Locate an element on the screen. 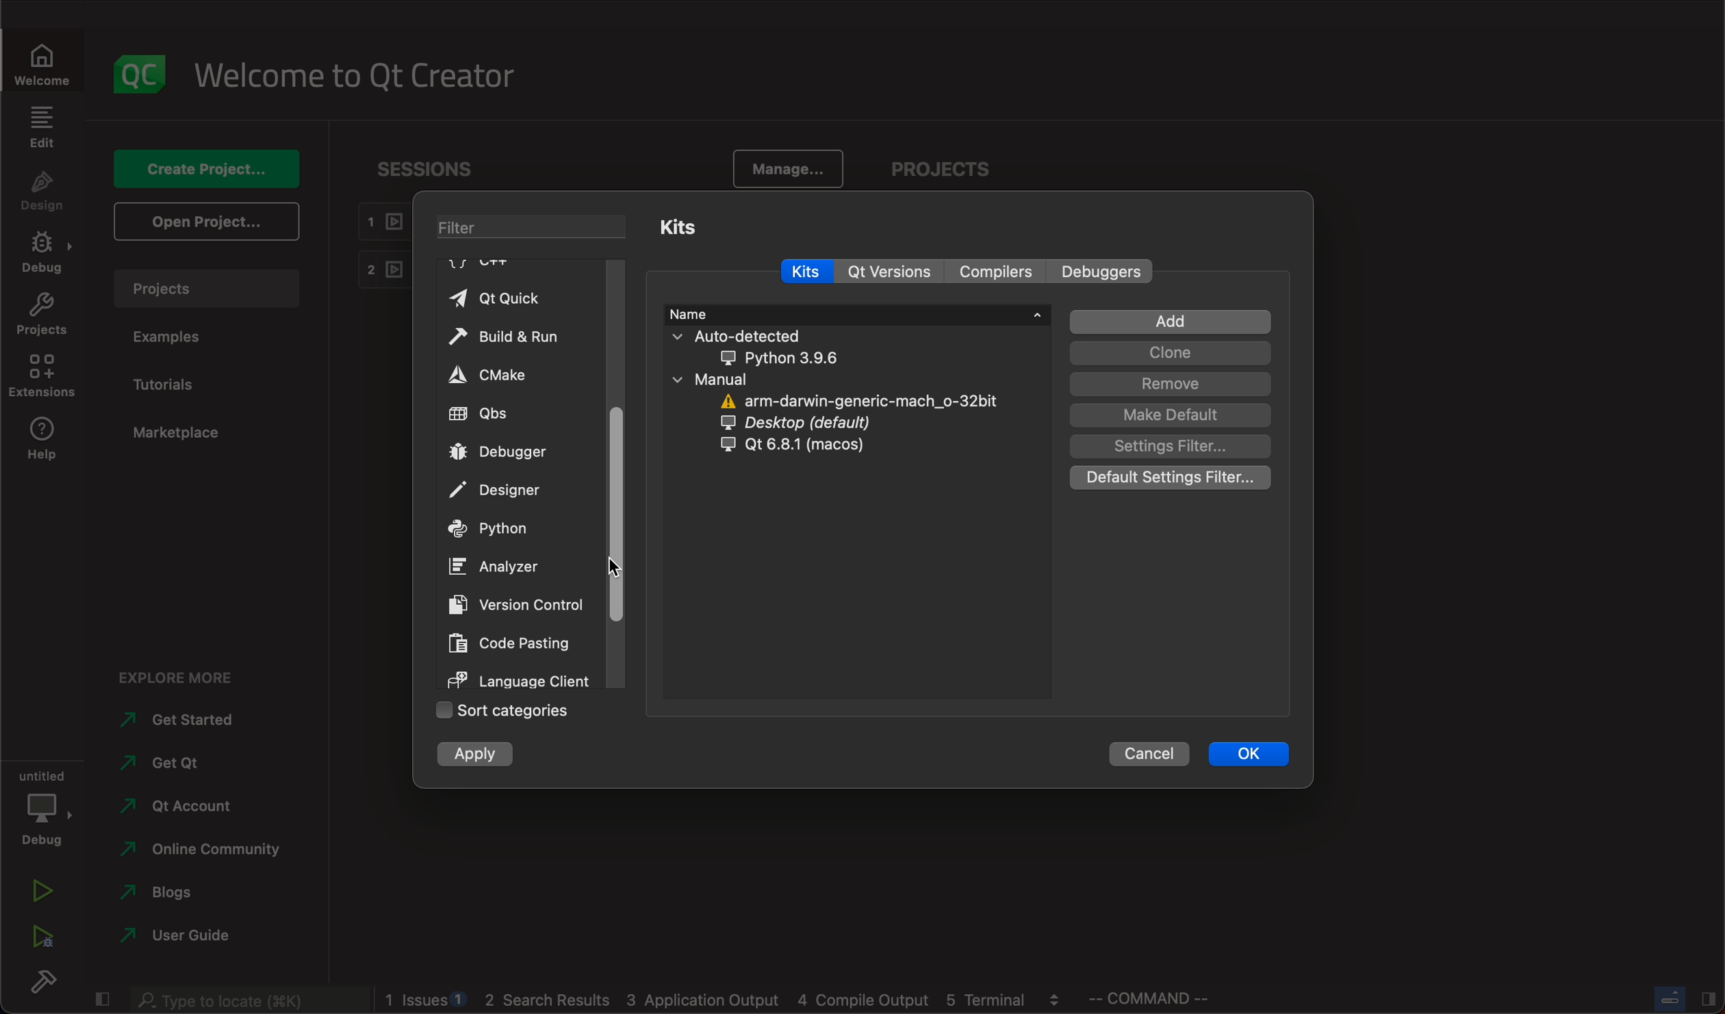 The image size is (1725, 1014). ok is located at coordinates (1251, 749).